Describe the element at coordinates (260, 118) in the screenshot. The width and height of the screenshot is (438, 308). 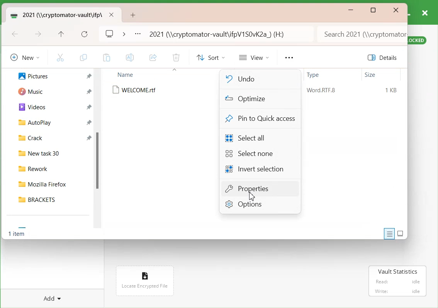
I see `Pin to Quick access` at that location.